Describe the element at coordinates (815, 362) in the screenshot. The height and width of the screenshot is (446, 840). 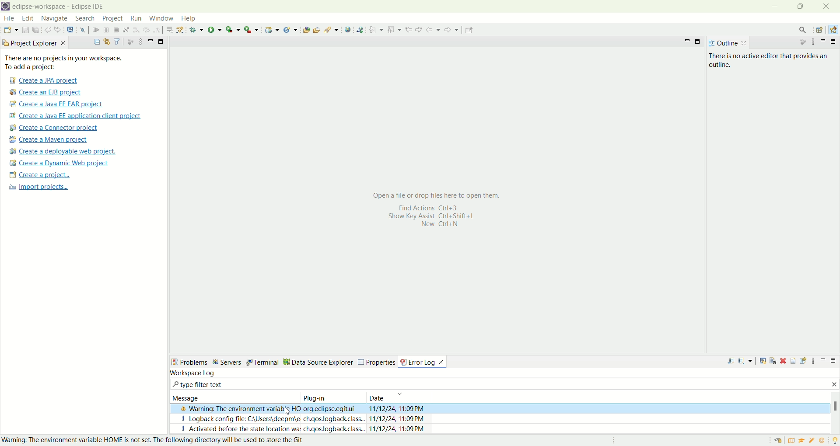
I see `view menu` at that location.